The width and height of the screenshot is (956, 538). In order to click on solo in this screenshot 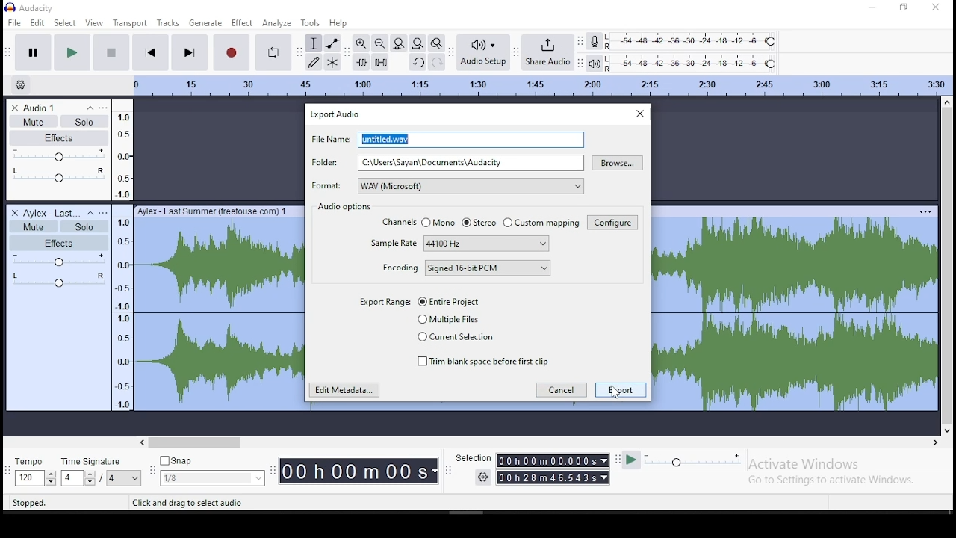, I will do `click(85, 226)`.